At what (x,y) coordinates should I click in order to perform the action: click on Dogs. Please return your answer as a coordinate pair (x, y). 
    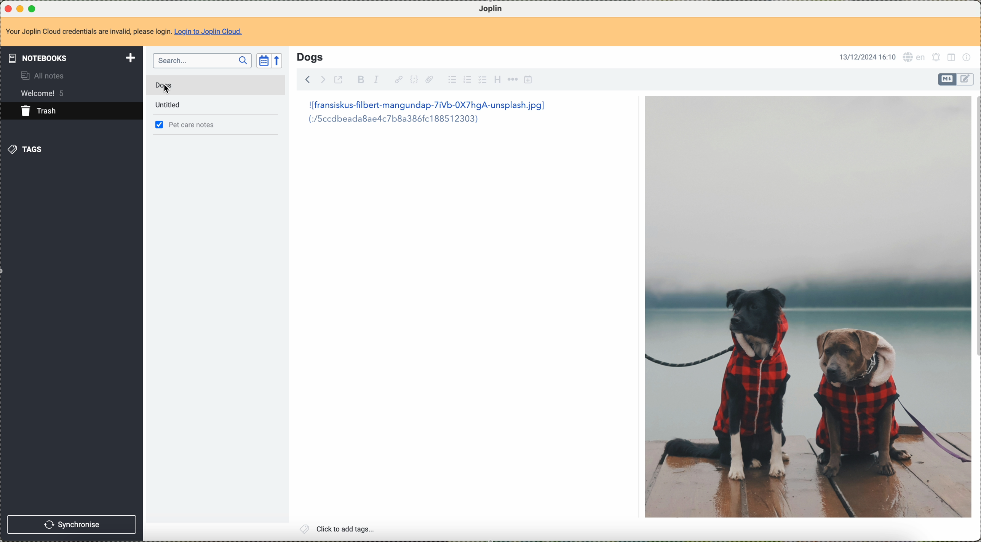
    Looking at the image, I should click on (310, 56).